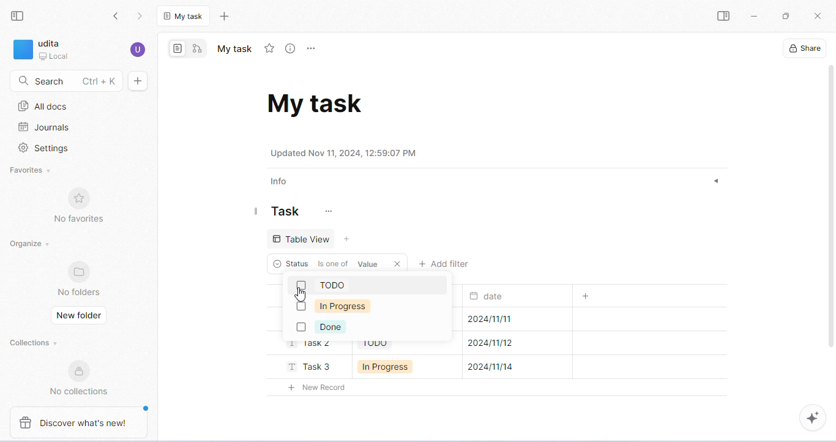 This screenshot has height=442, width=836. I want to click on dragging line, so click(256, 210).